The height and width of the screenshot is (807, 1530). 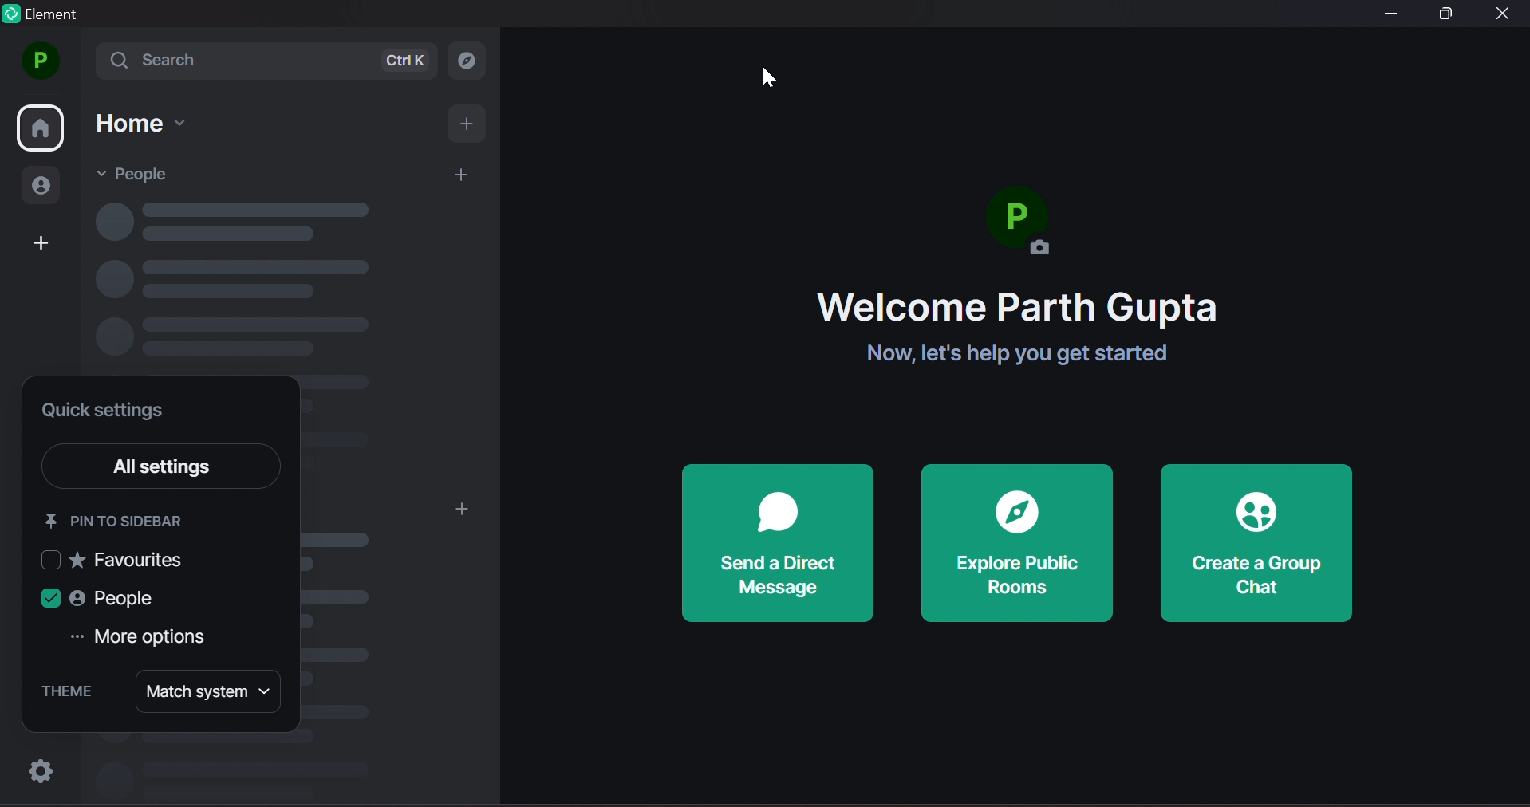 What do you see at coordinates (1389, 16) in the screenshot?
I see `minimize` at bounding box center [1389, 16].